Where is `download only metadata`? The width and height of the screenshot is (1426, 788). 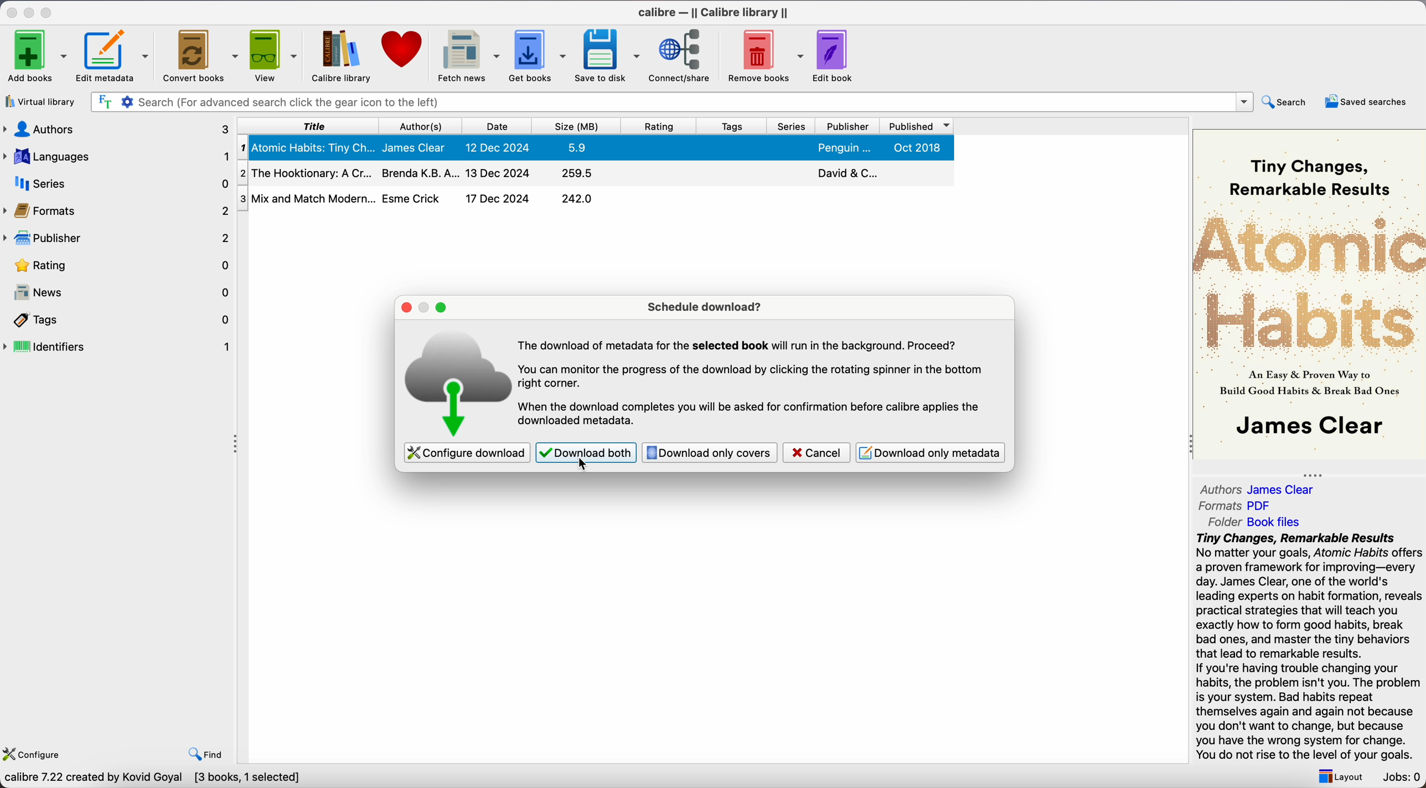 download only metadata is located at coordinates (931, 452).